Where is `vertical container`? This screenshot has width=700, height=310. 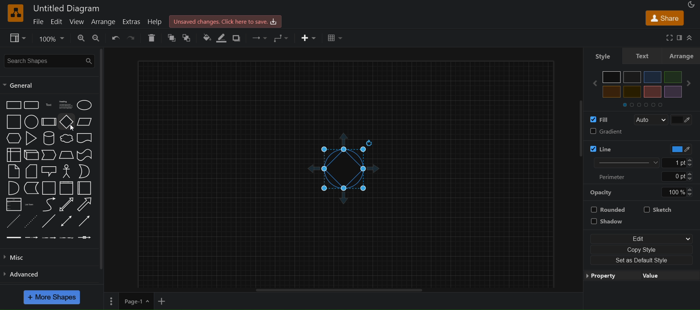 vertical container is located at coordinates (66, 189).